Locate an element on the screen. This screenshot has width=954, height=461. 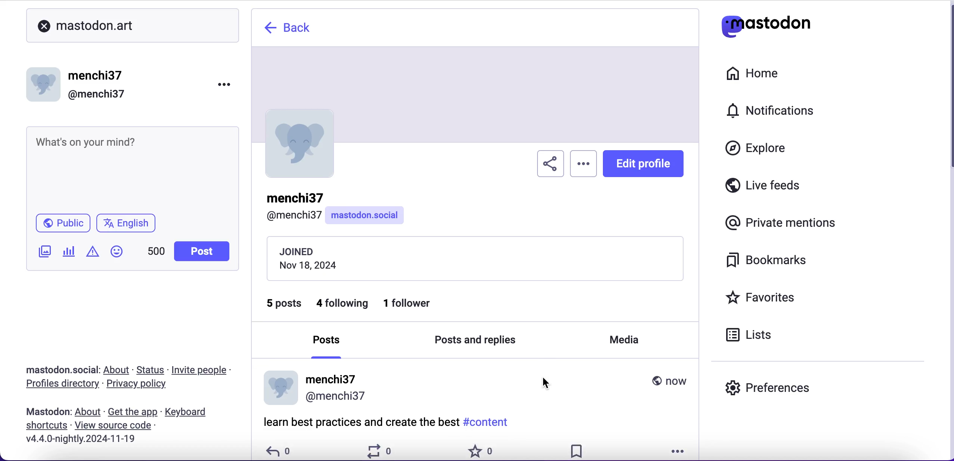
 0 replies is located at coordinates (280, 450).